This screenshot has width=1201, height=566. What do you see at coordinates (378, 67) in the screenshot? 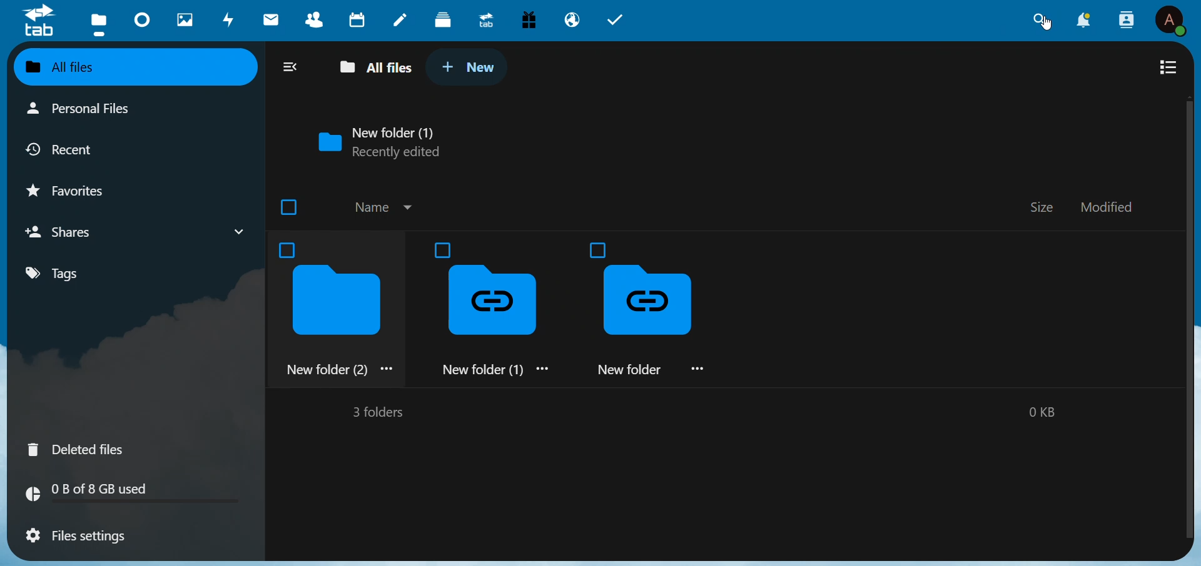
I see `all files` at bounding box center [378, 67].